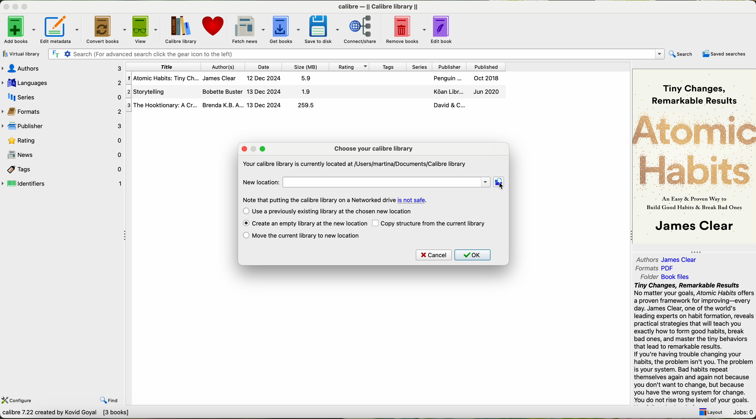 The width and height of the screenshot is (756, 419). What do you see at coordinates (500, 182) in the screenshot?
I see `open location` at bounding box center [500, 182].